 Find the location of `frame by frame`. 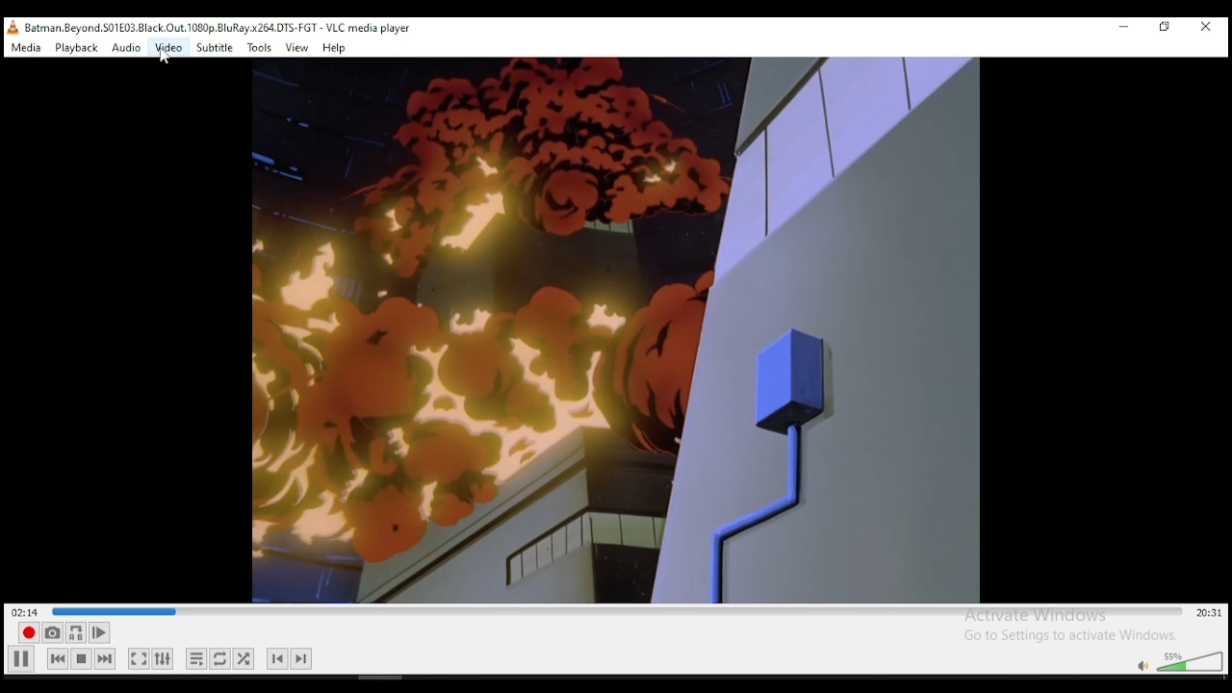

frame by frame is located at coordinates (100, 633).